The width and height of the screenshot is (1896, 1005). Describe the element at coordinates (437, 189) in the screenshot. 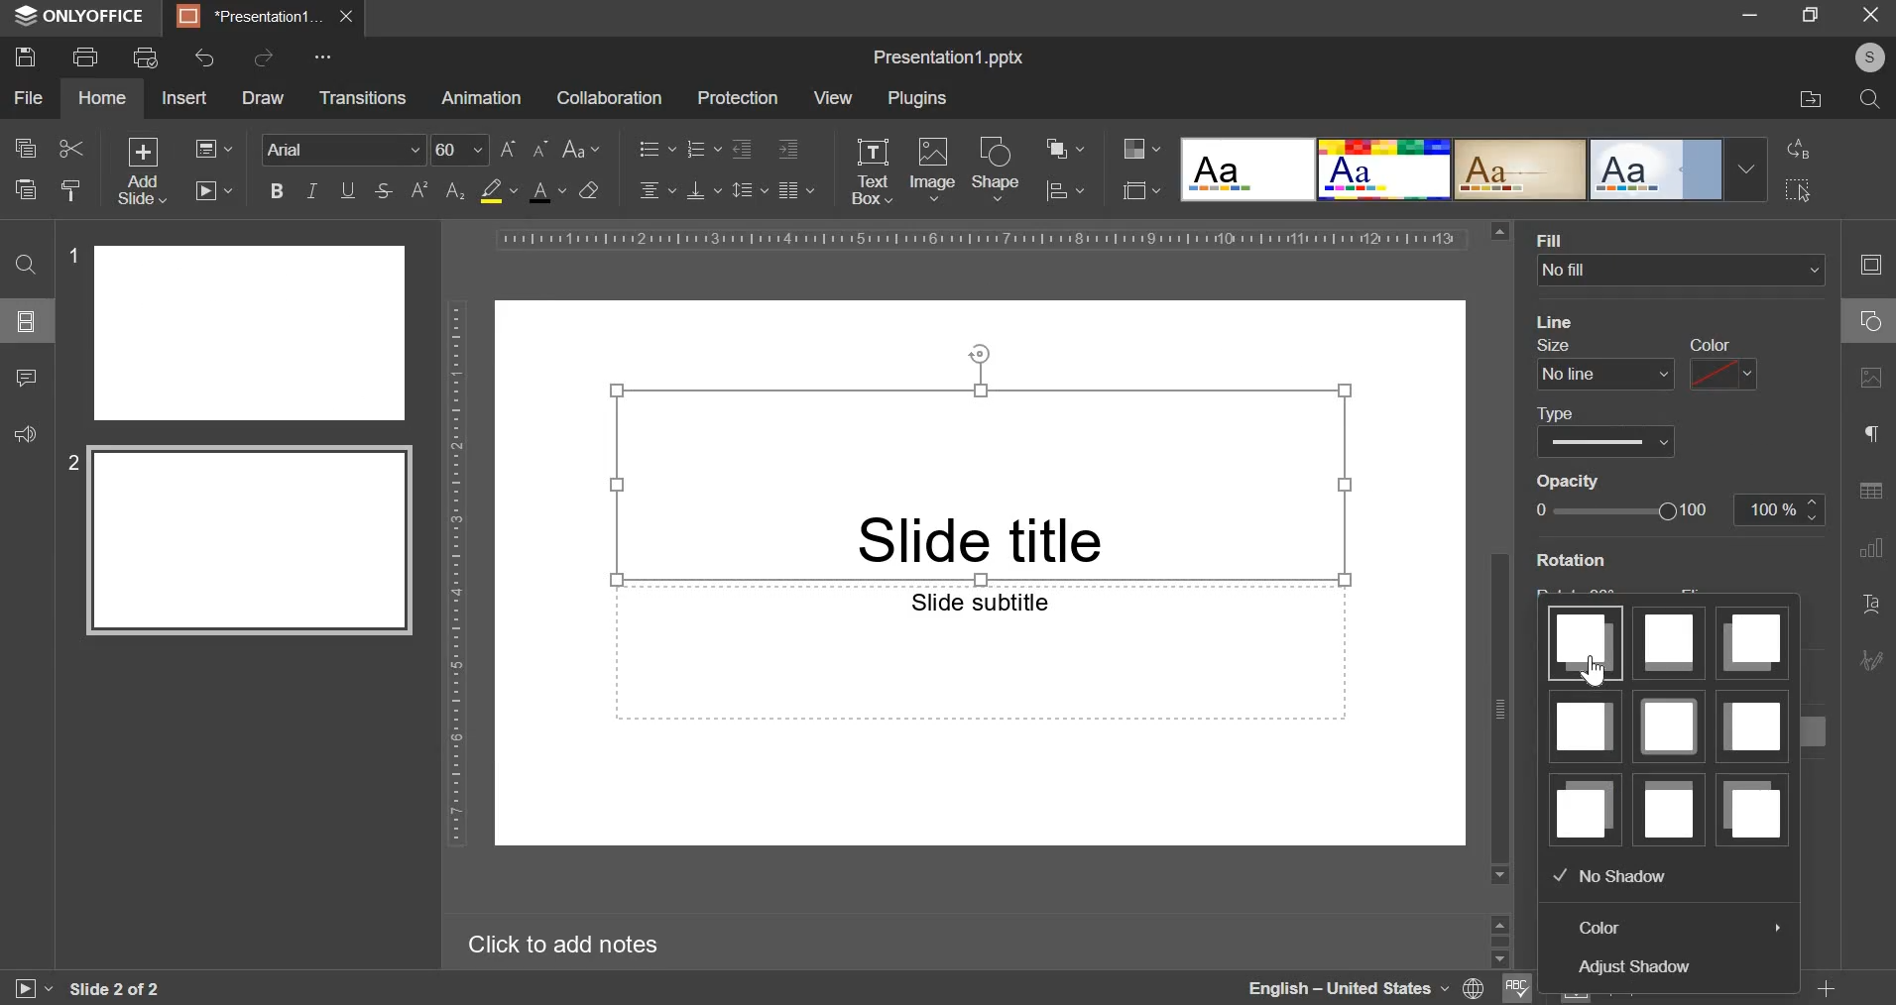

I see `subscript & superscript` at that location.